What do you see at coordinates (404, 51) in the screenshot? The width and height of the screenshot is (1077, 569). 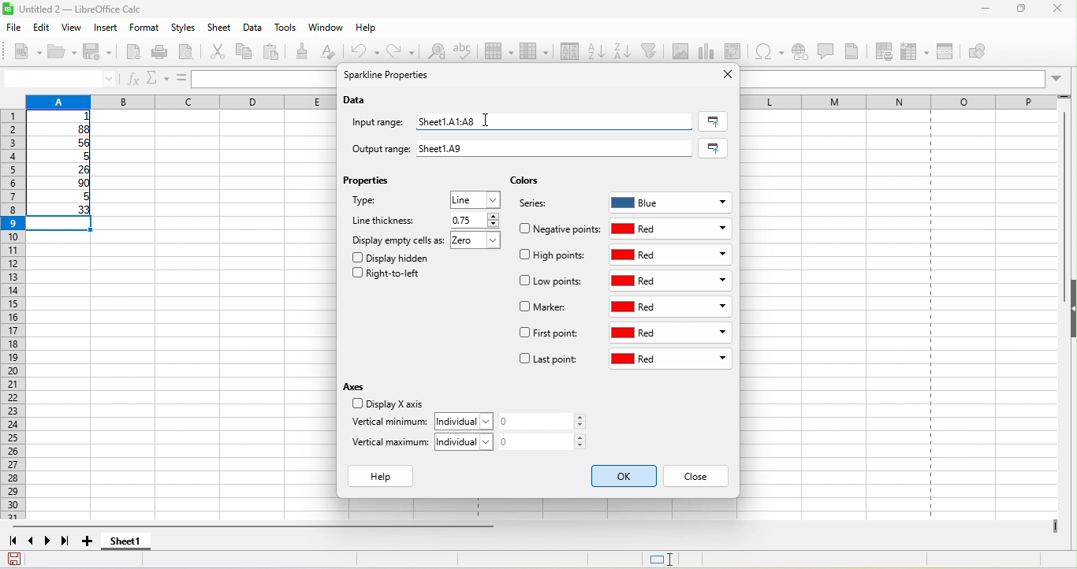 I see `redo` at bounding box center [404, 51].